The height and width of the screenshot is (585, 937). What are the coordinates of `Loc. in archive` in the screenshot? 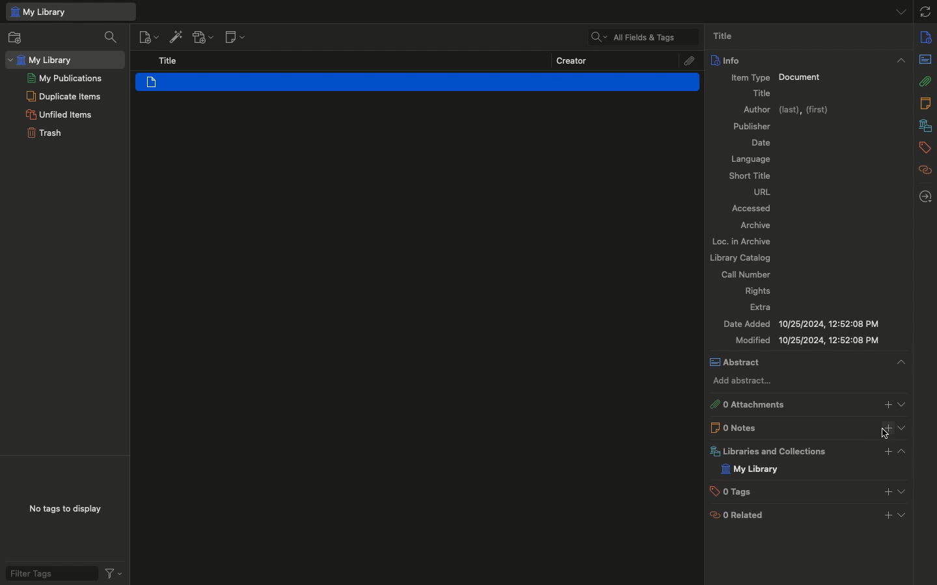 It's located at (740, 242).